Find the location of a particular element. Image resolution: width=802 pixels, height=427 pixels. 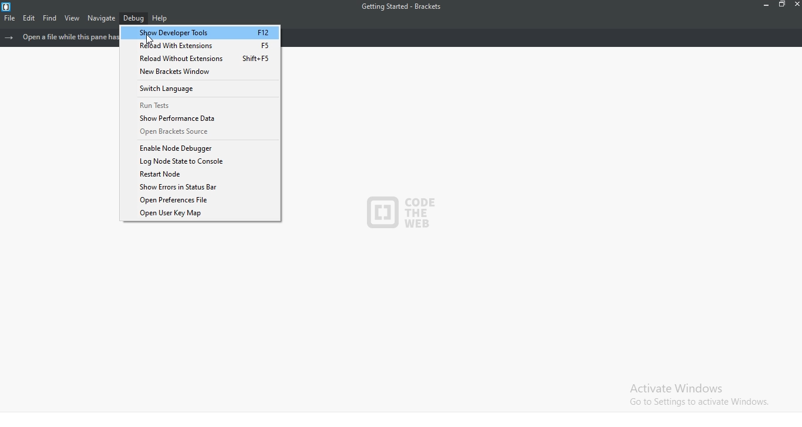

Reload Without Extensions is located at coordinates (196, 59).